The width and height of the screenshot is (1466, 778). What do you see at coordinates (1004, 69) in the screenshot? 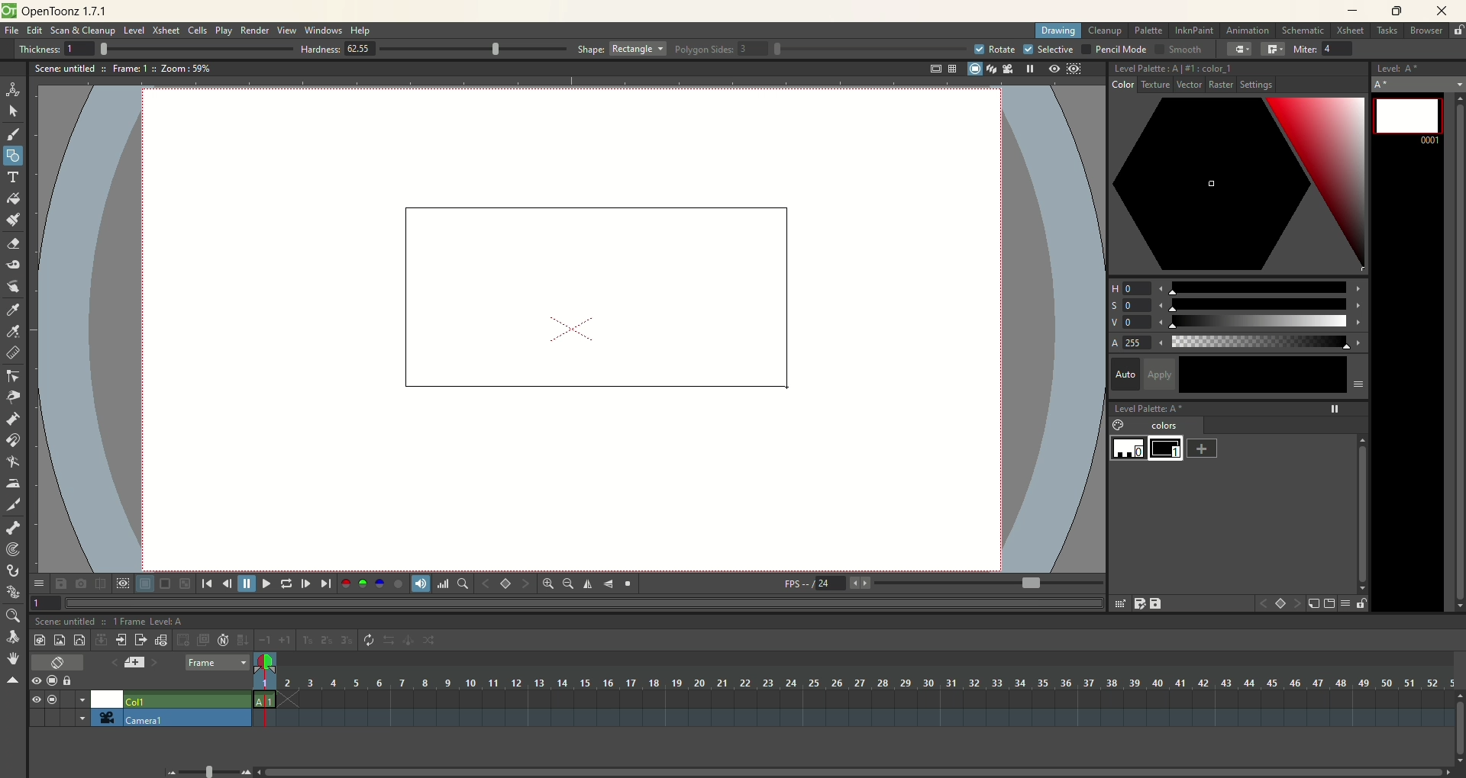
I see `camera view` at bounding box center [1004, 69].